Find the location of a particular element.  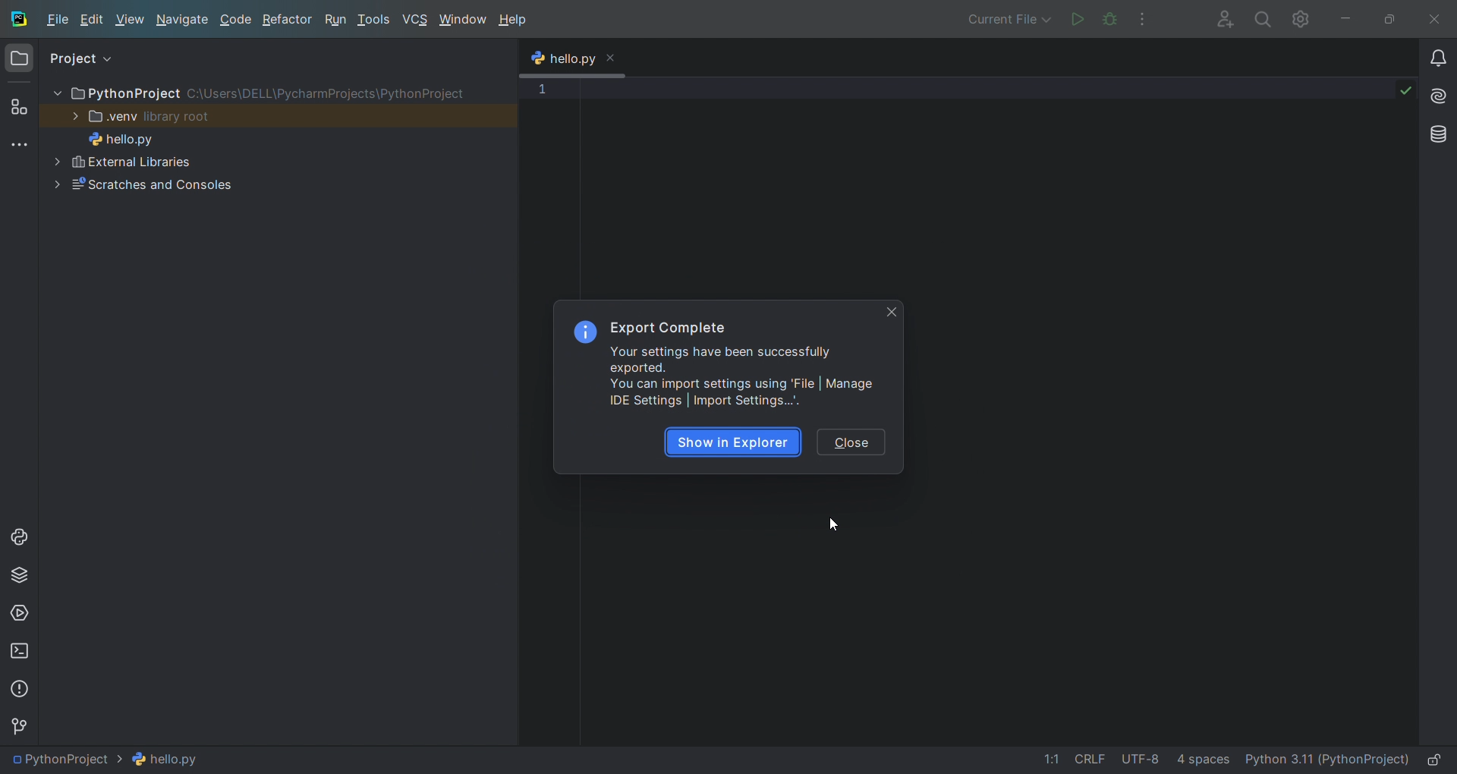

close is located at coordinates (856, 443).